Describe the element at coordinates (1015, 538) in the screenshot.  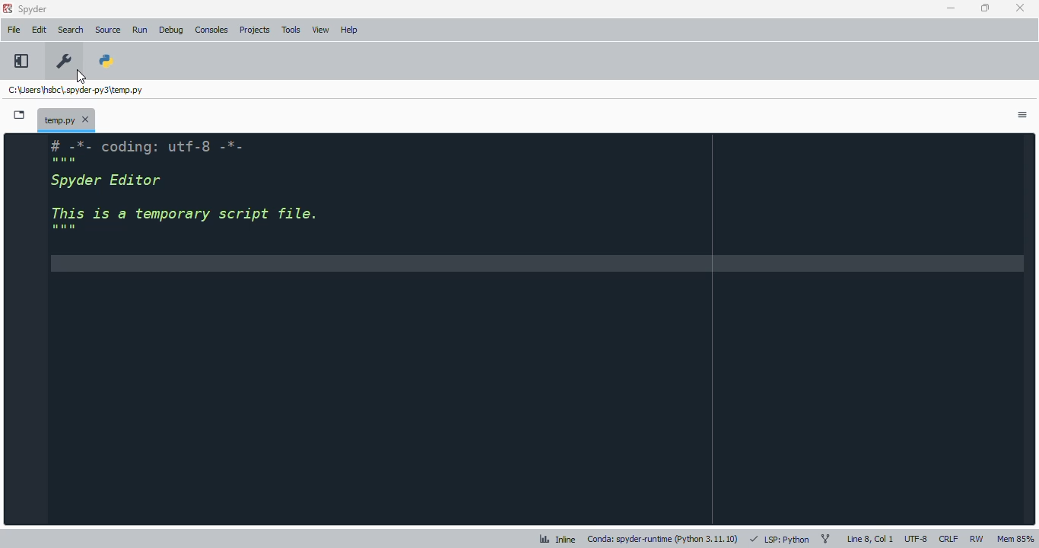
I see `Mem 85%` at that location.